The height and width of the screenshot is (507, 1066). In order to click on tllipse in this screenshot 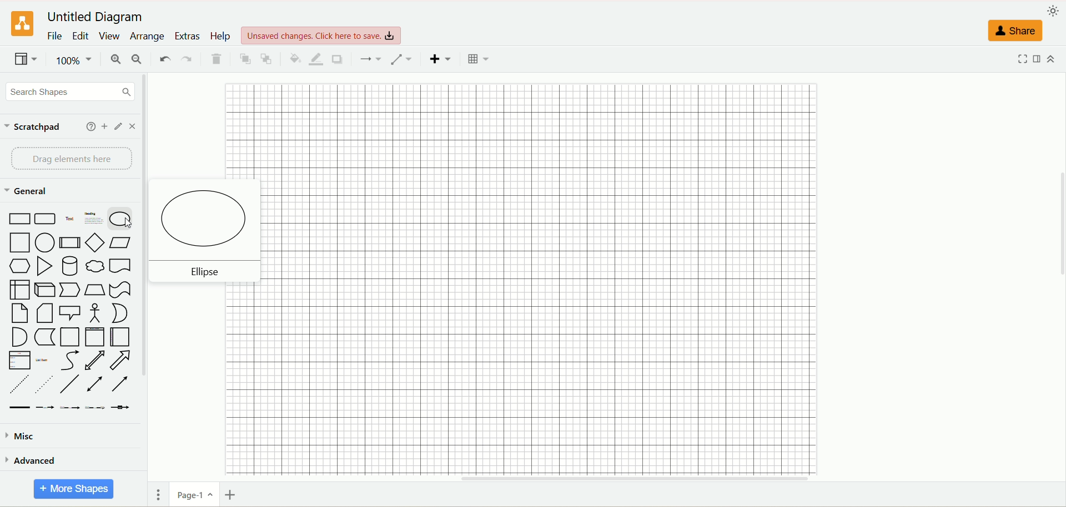, I will do `click(203, 272)`.